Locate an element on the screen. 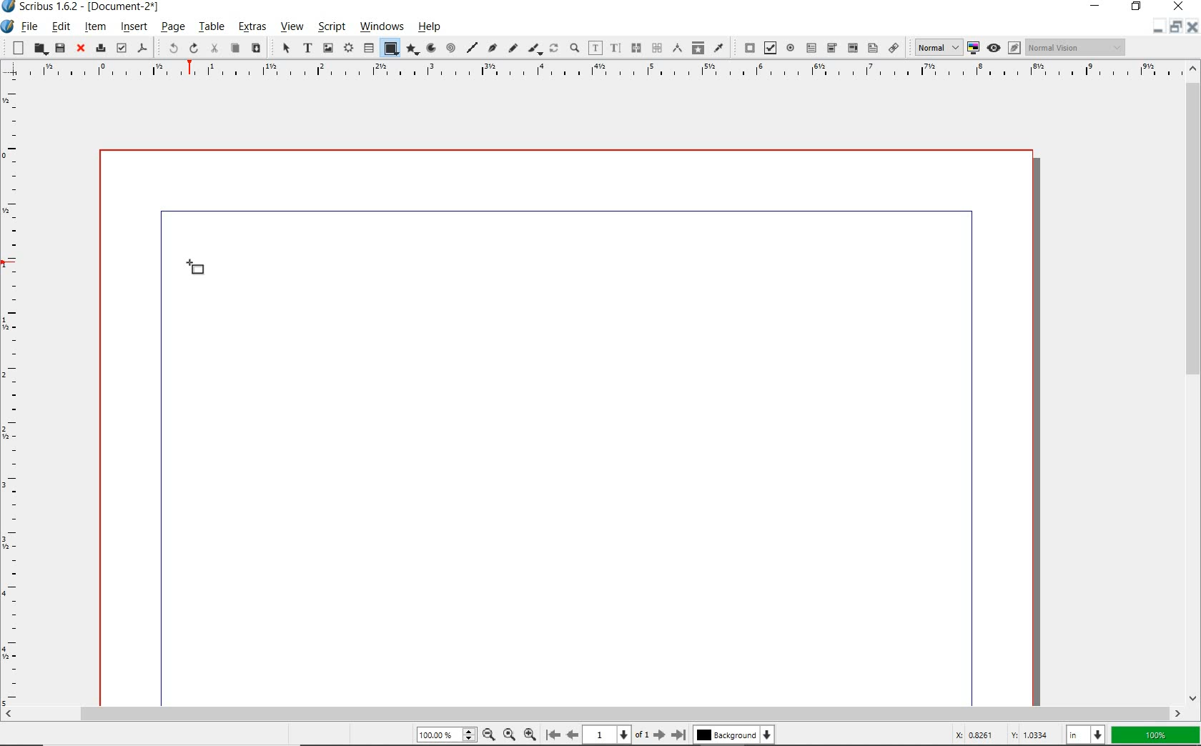 The height and width of the screenshot is (746, 1201). shape tool is located at coordinates (197, 272).